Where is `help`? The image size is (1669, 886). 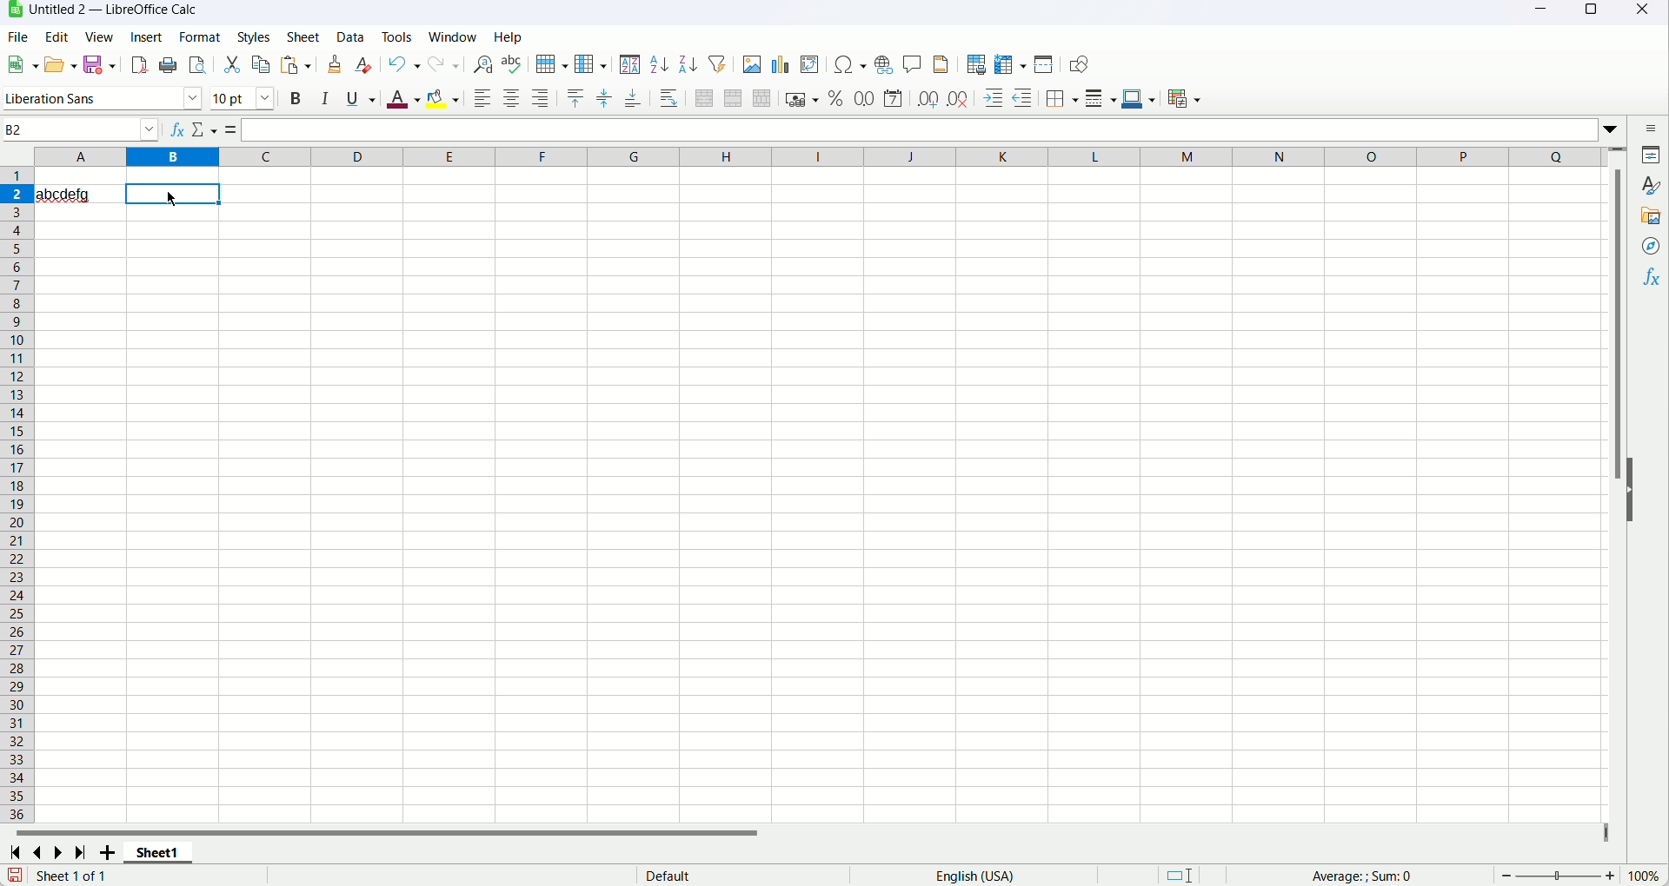 help is located at coordinates (509, 36).